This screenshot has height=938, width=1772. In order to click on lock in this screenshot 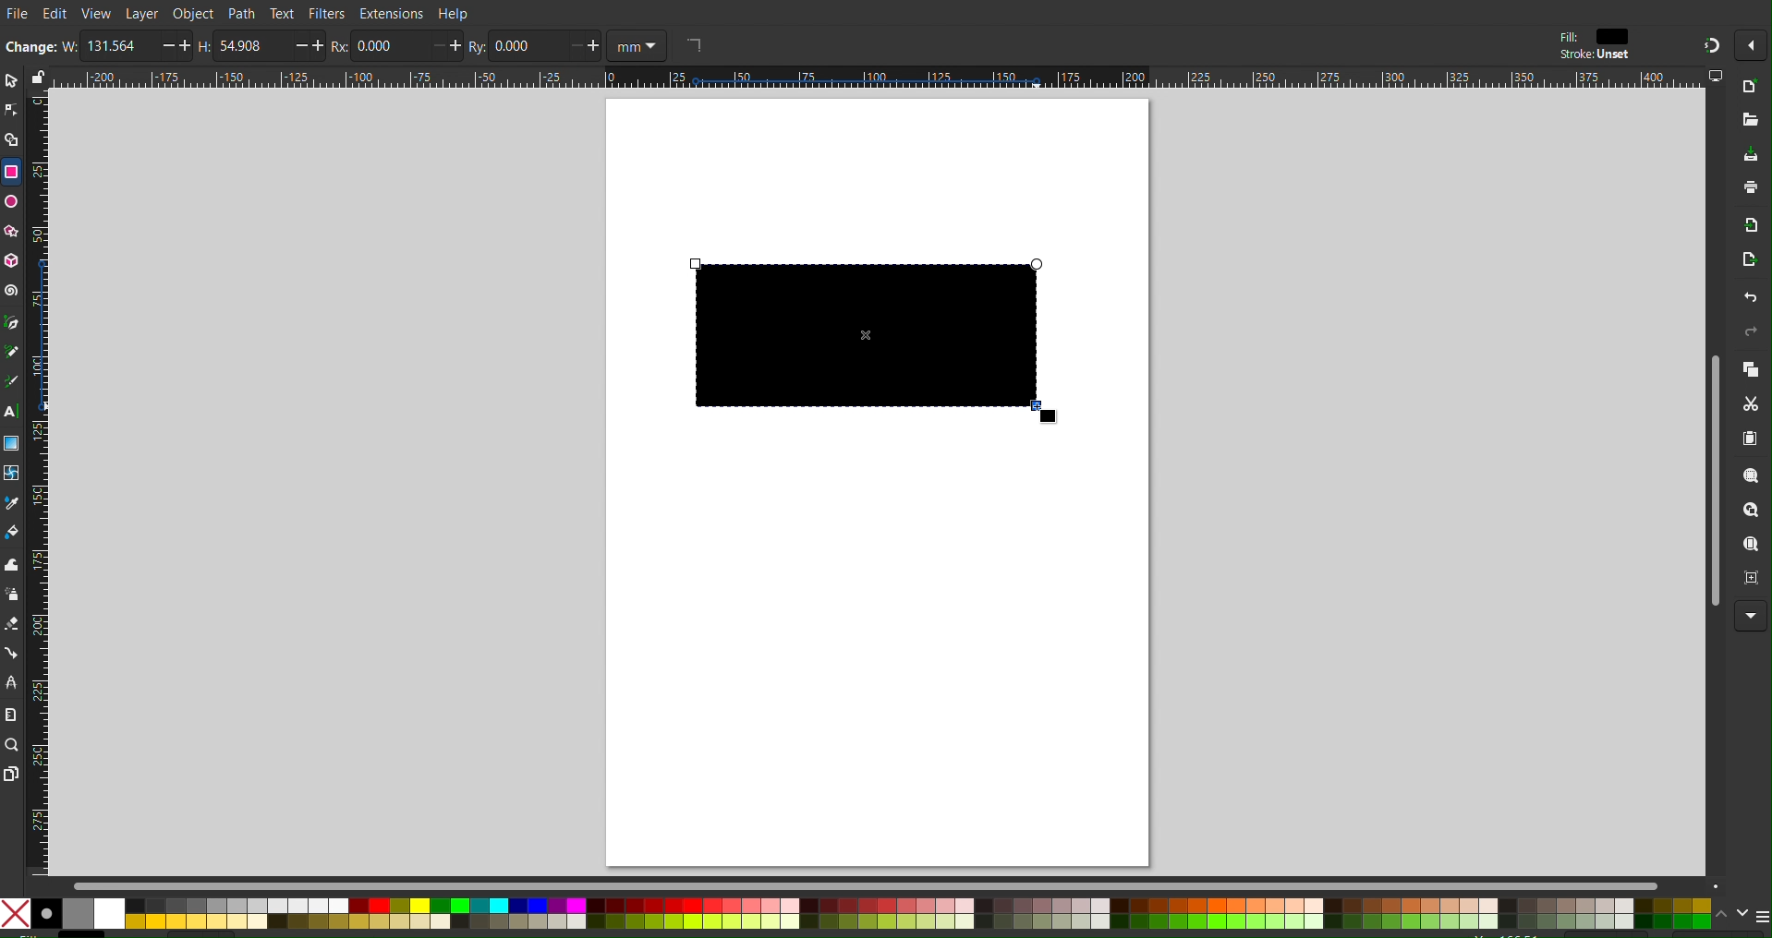, I will do `click(36, 76)`.